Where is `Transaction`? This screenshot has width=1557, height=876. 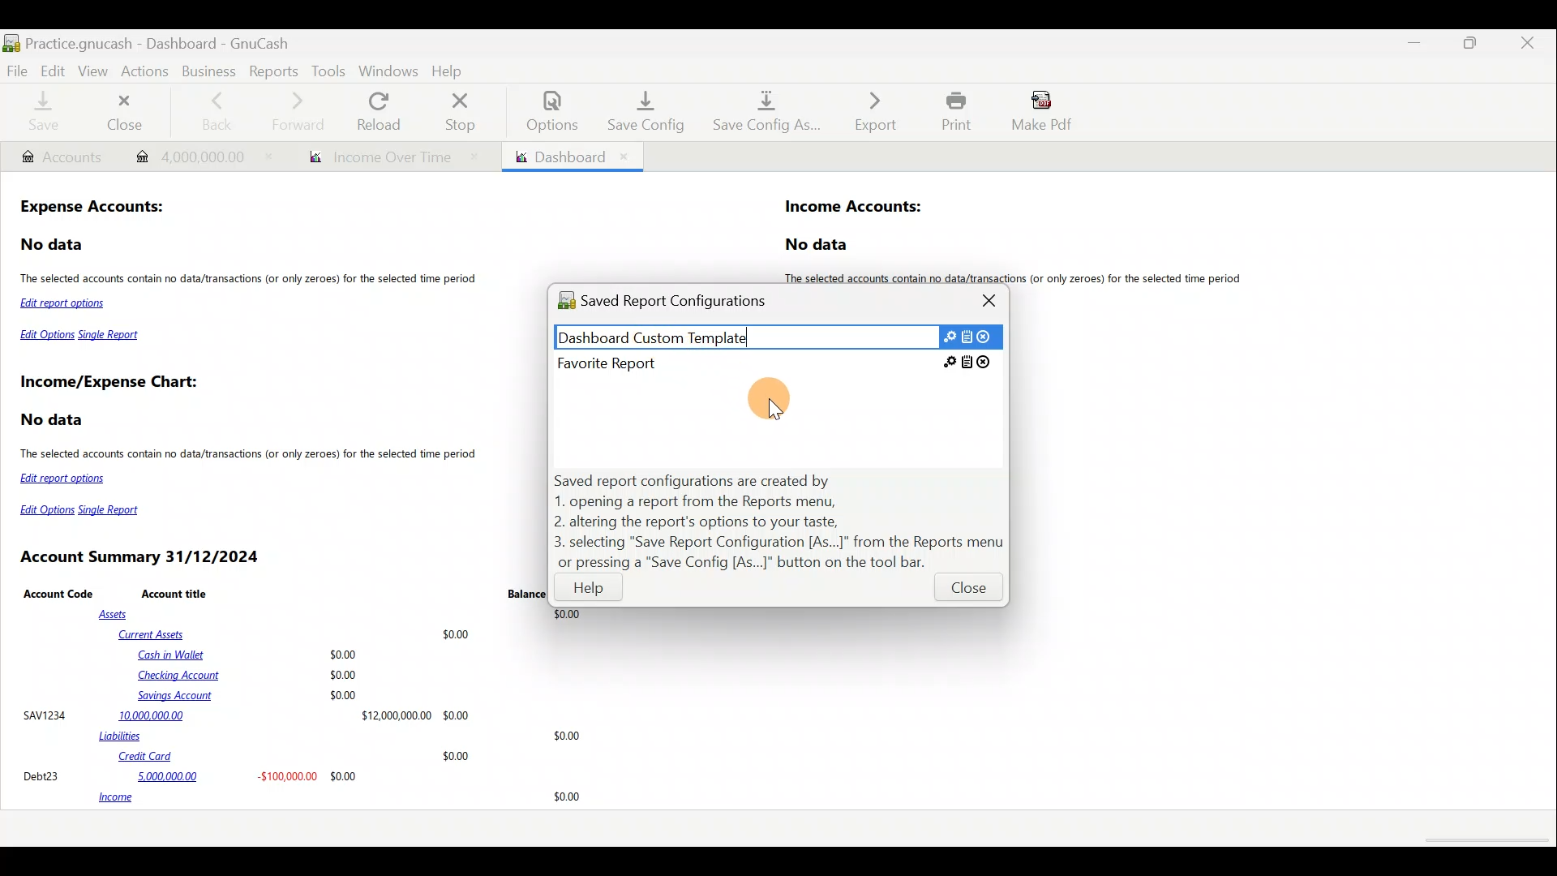
Transaction is located at coordinates (196, 155).